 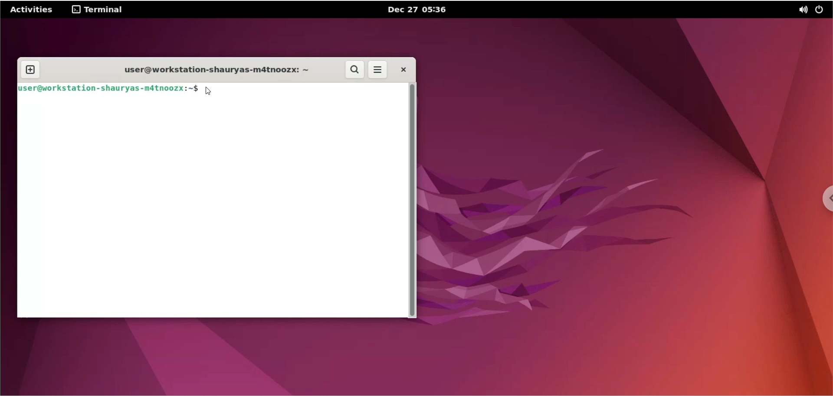 What do you see at coordinates (821, 10) in the screenshot?
I see `power options` at bounding box center [821, 10].